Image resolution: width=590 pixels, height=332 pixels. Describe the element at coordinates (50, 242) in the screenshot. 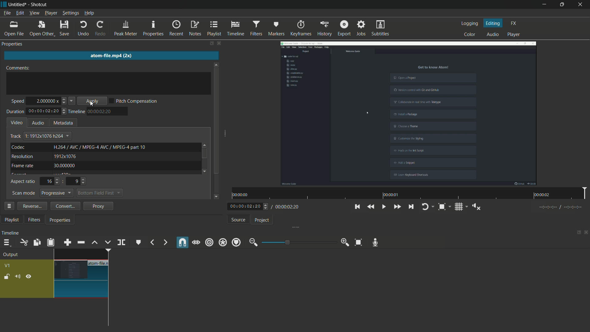

I see `paste` at that location.